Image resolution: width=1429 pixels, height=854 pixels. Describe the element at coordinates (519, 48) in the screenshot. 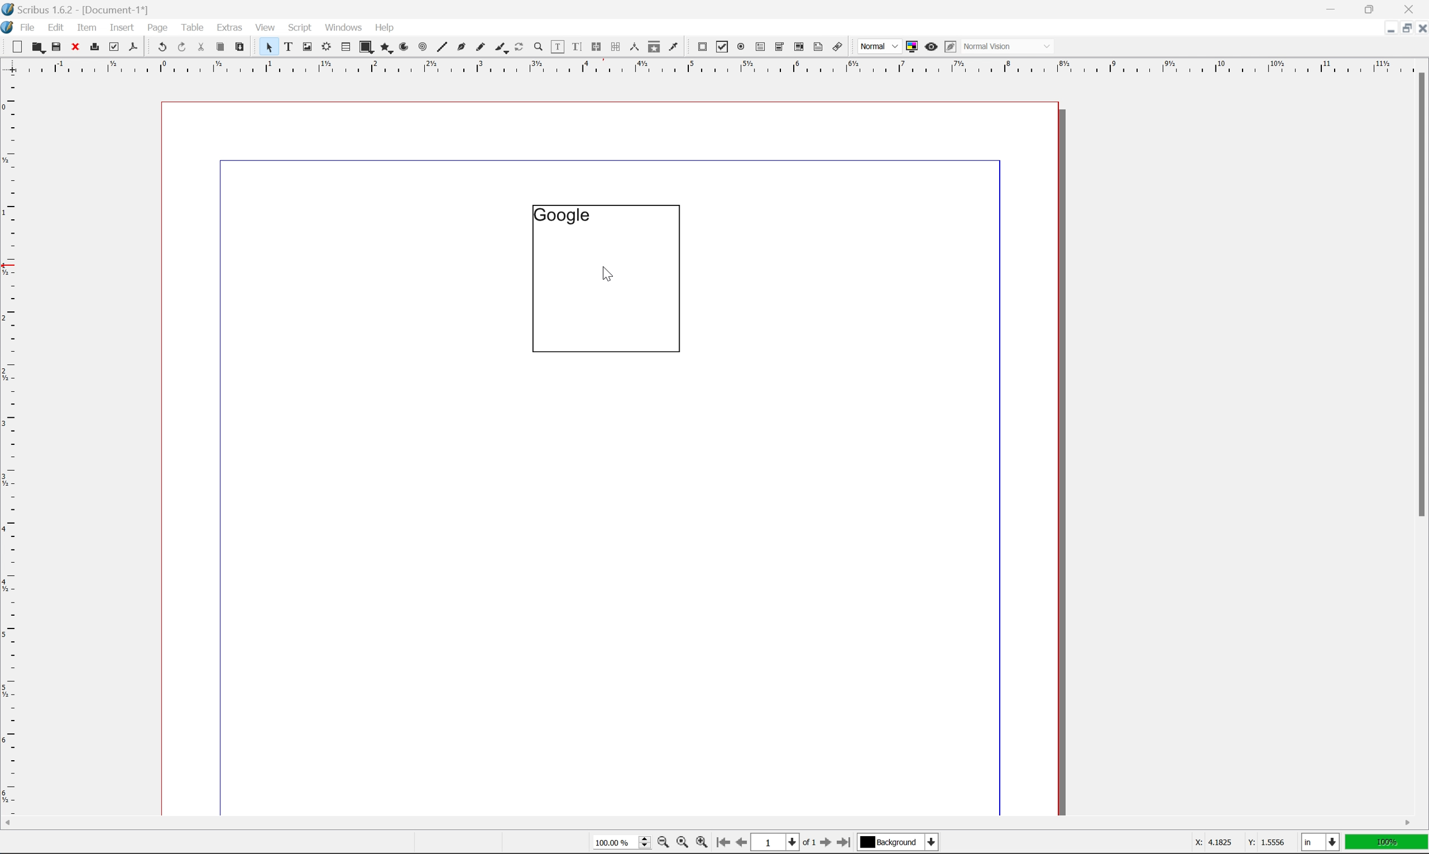

I see `rotate item` at that location.